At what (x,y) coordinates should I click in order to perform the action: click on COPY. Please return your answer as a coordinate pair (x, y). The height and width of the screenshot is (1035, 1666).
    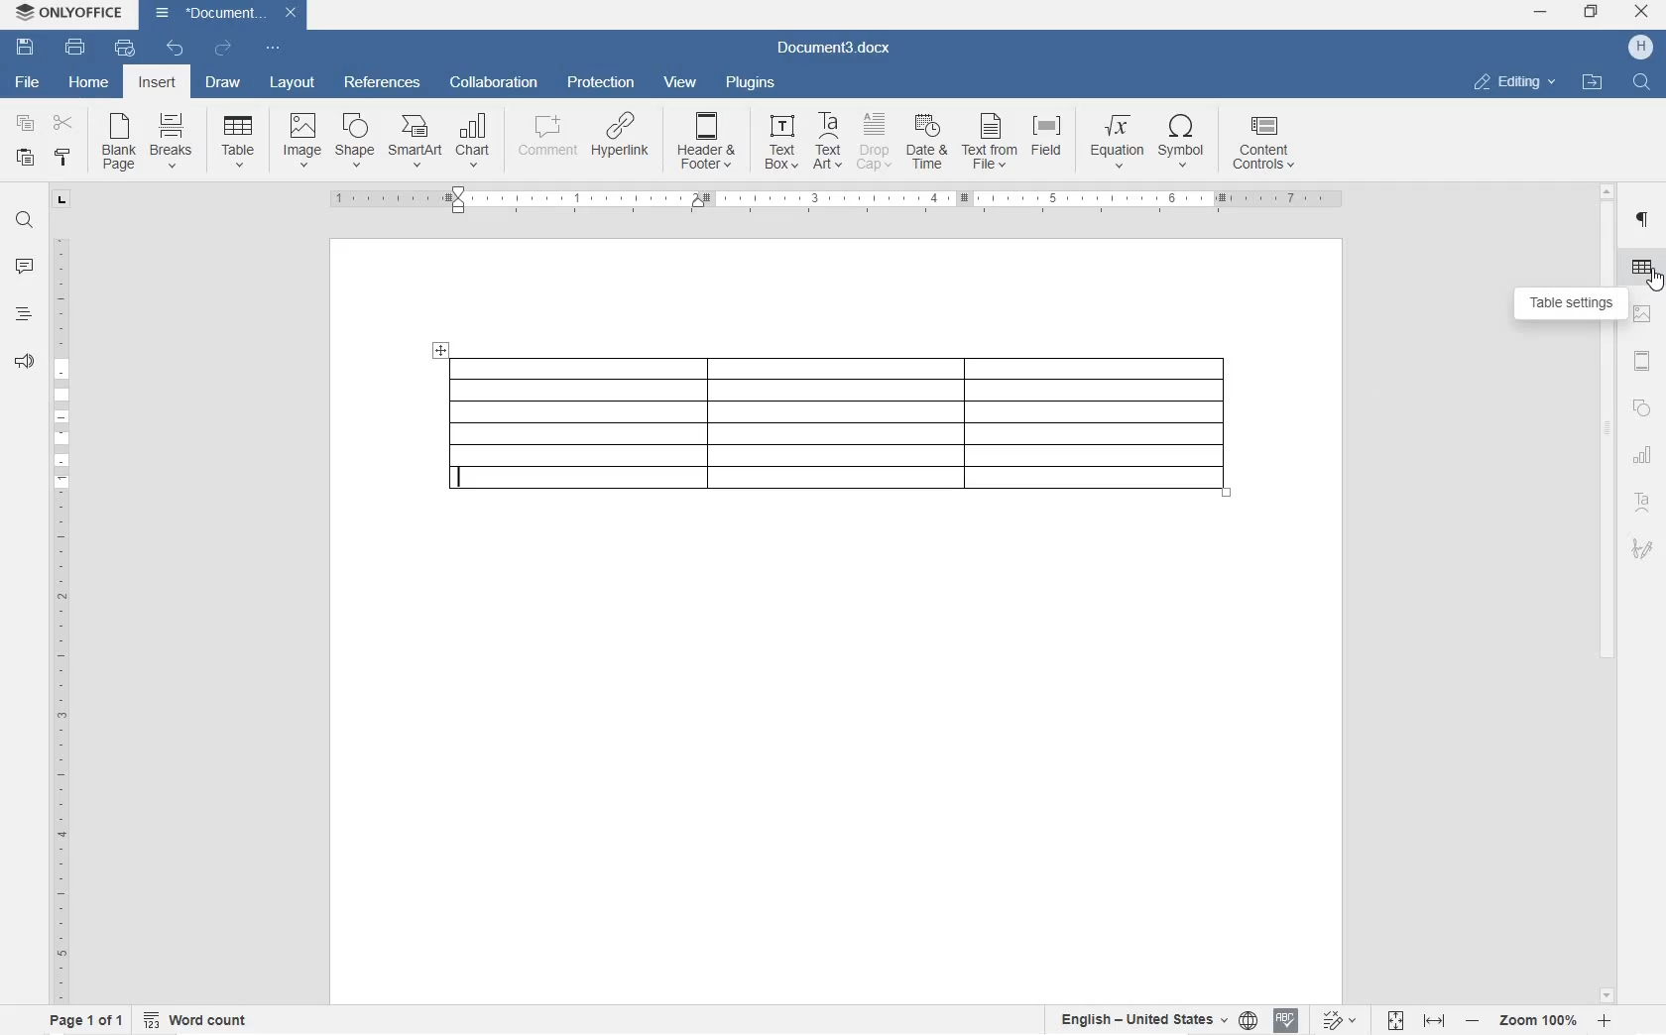
    Looking at the image, I should click on (26, 122).